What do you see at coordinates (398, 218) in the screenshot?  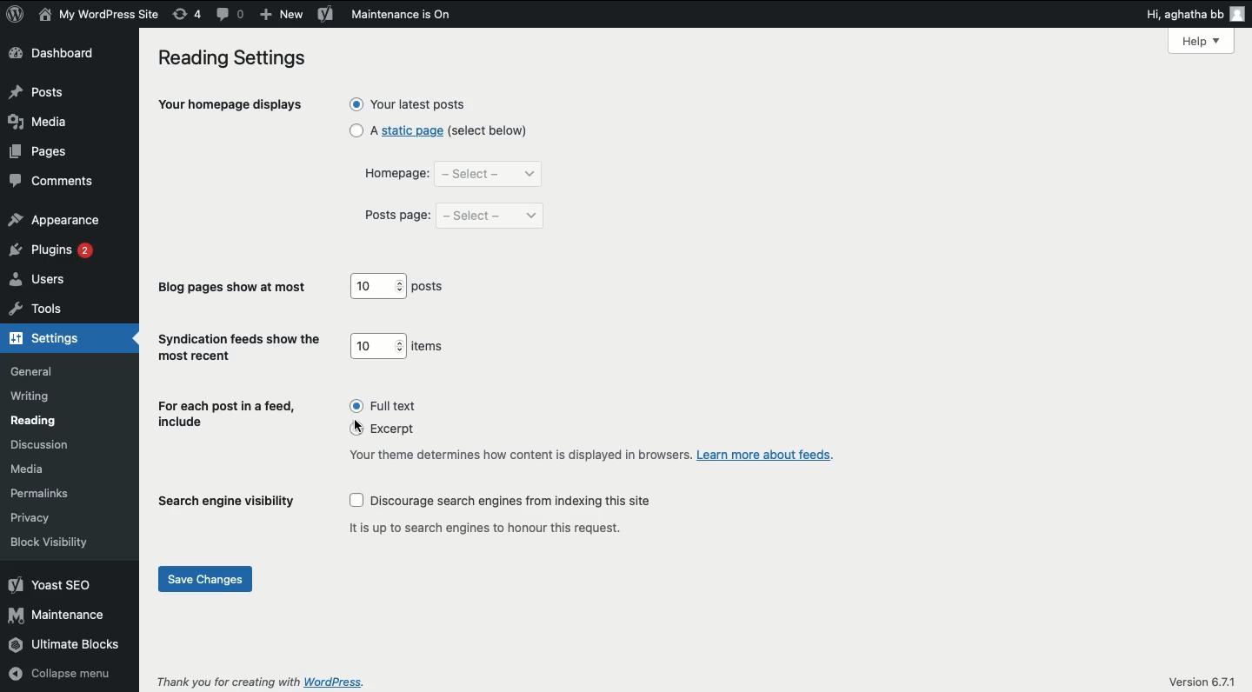 I see `posts page` at bounding box center [398, 218].